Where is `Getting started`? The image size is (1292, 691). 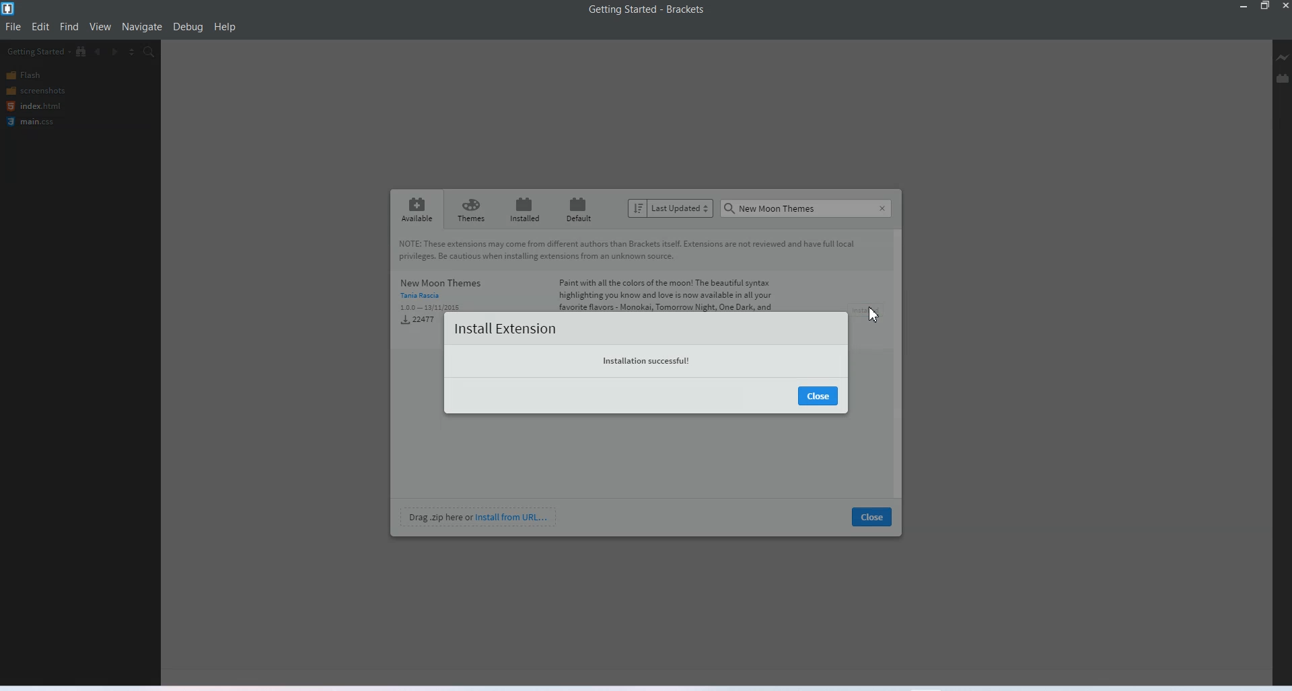 Getting started is located at coordinates (37, 51).